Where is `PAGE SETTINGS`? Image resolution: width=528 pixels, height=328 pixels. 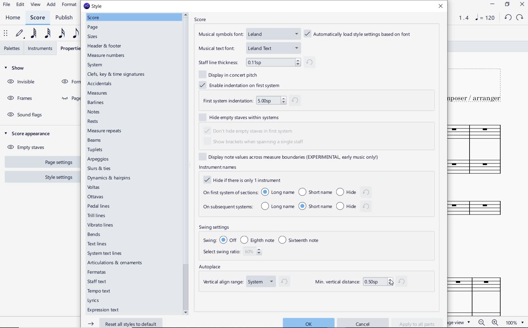
PAGE SETTINGS is located at coordinates (55, 162).